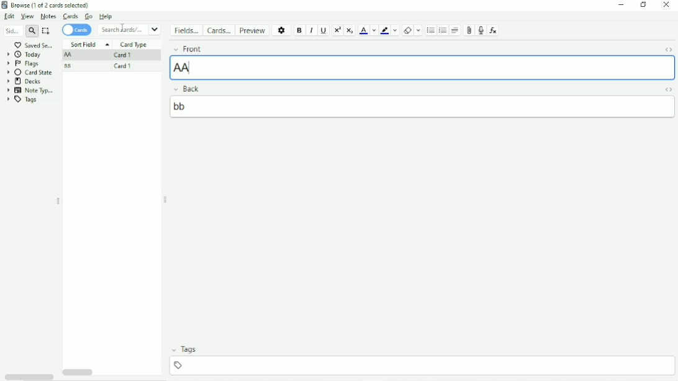  I want to click on Notes, so click(48, 16).